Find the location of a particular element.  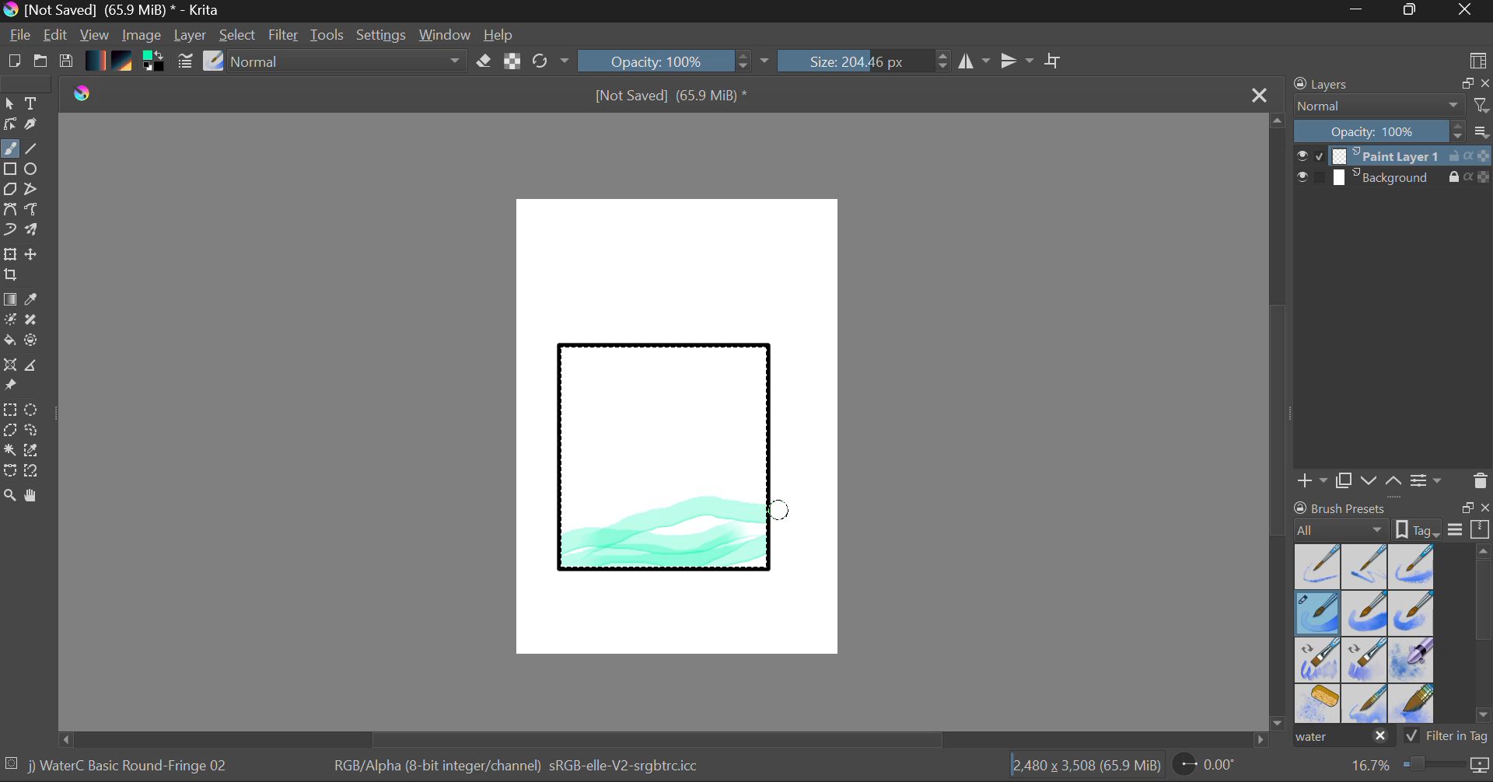

Layer Settings is located at coordinates (1427, 480).